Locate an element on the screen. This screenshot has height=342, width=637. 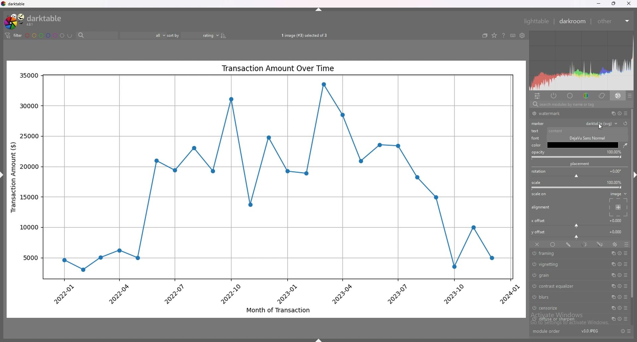
switch off is located at coordinates (533, 285).